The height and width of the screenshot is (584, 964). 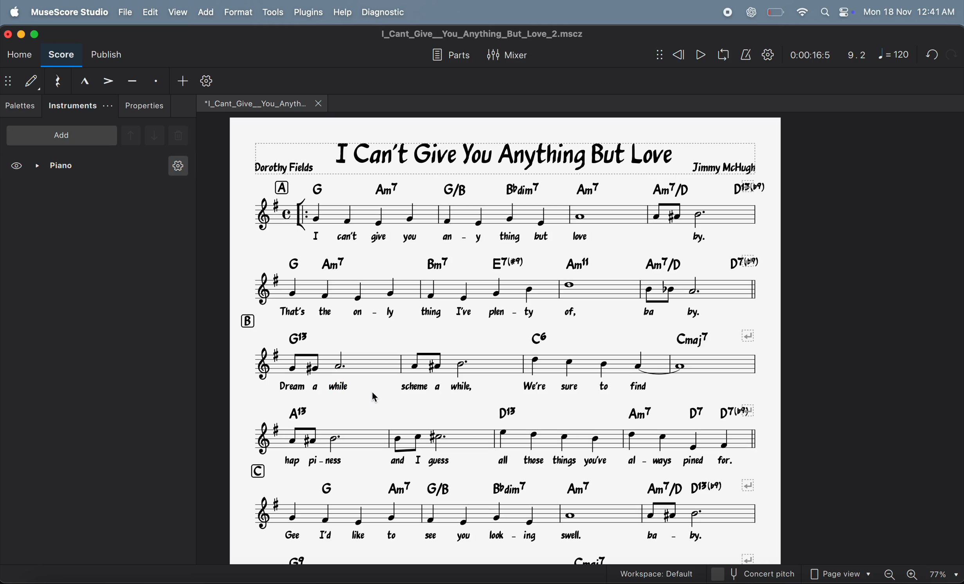 I want to click on edit, so click(x=149, y=12).